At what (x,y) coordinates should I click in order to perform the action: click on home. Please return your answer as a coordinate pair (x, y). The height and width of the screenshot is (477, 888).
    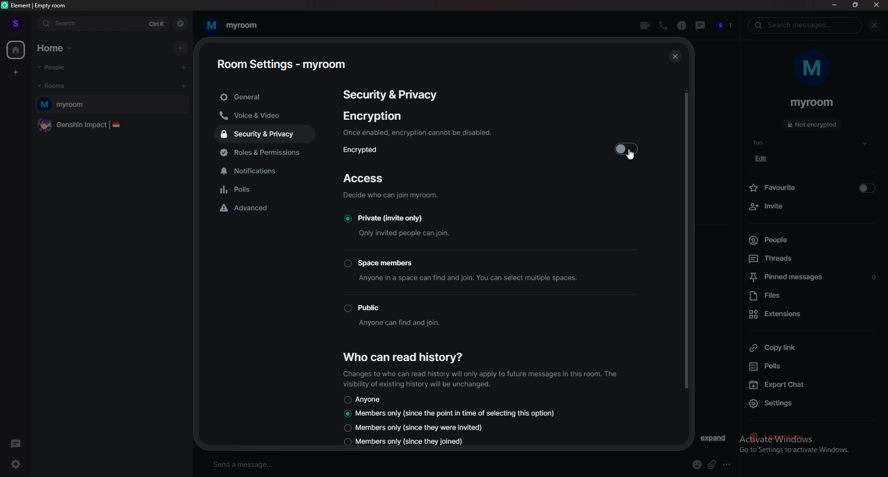
    Looking at the image, I should click on (60, 47).